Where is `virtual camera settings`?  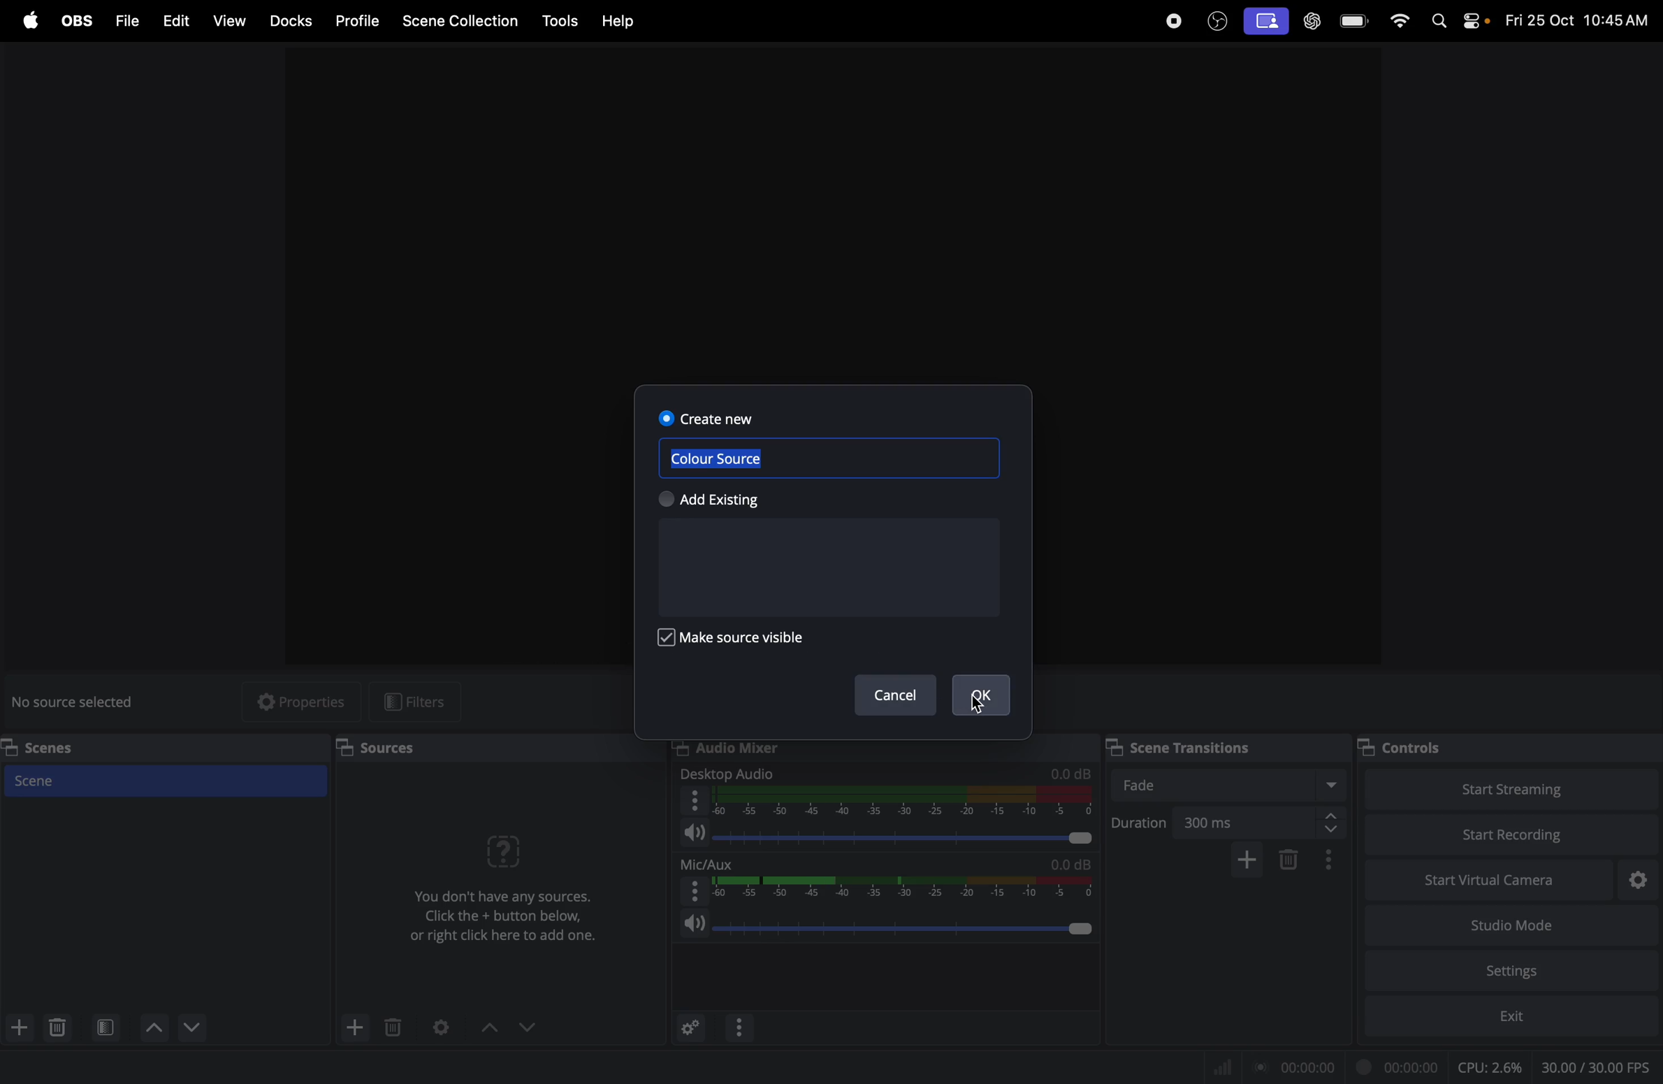
virtual camera settings is located at coordinates (1637, 878).